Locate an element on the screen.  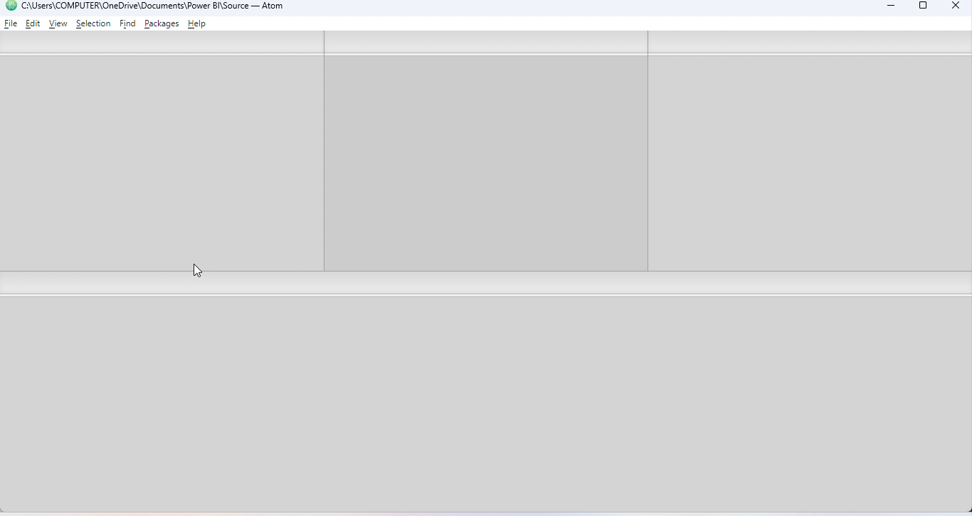
Selection is located at coordinates (93, 23).